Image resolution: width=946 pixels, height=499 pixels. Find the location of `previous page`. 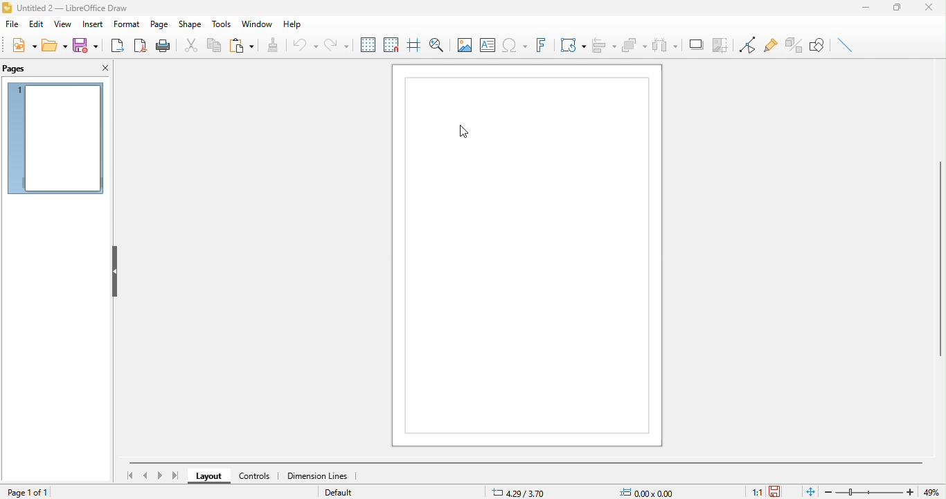

previous page is located at coordinates (145, 475).